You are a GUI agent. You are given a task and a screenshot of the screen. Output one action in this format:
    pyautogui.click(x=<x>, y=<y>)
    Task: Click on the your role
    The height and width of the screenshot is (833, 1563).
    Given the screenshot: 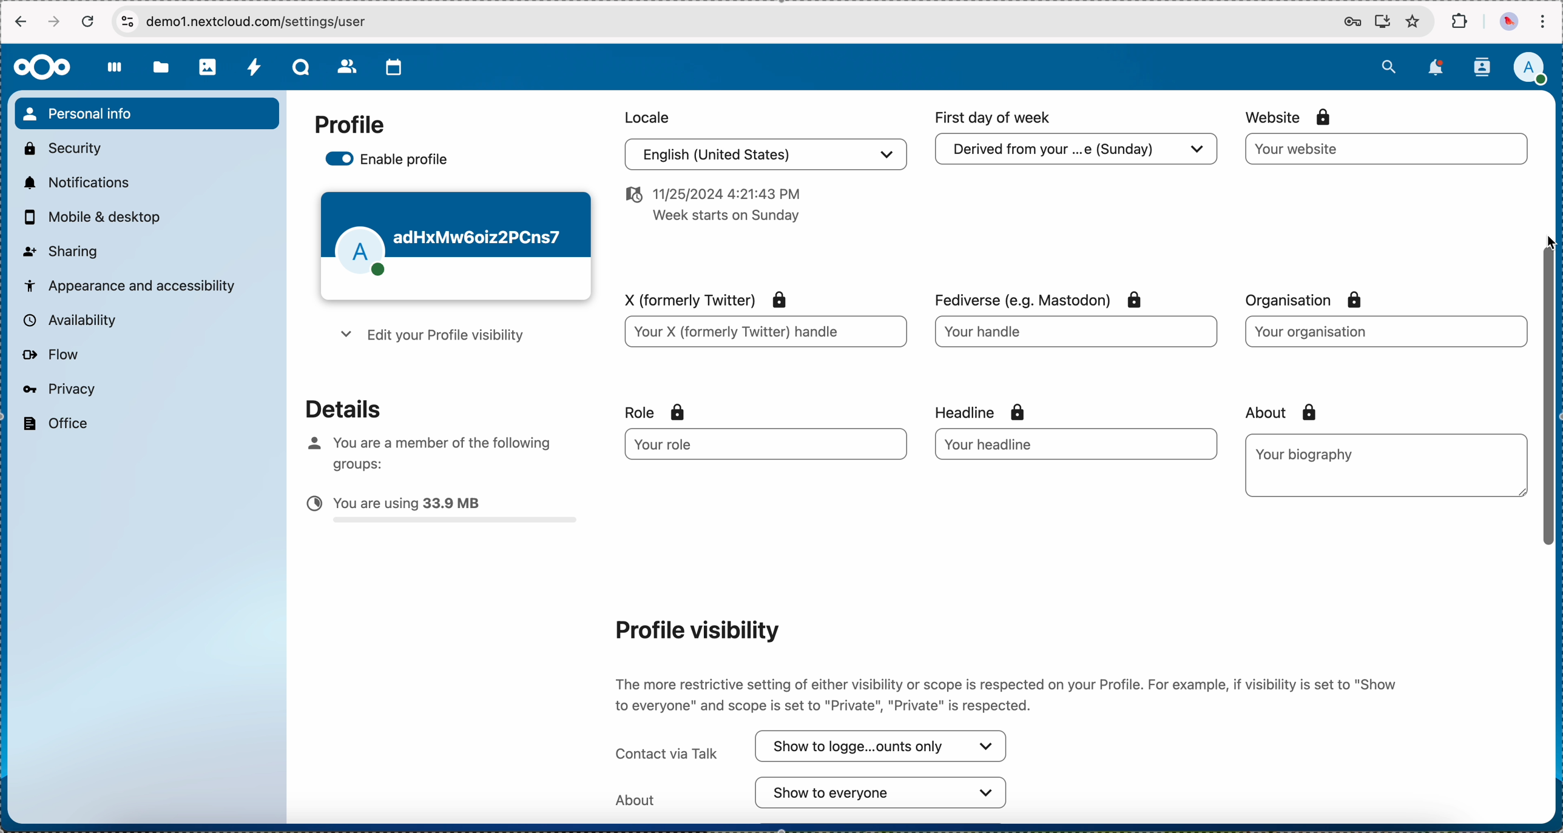 What is the action you would take?
    pyautogui.click(x=756, y=444)
    